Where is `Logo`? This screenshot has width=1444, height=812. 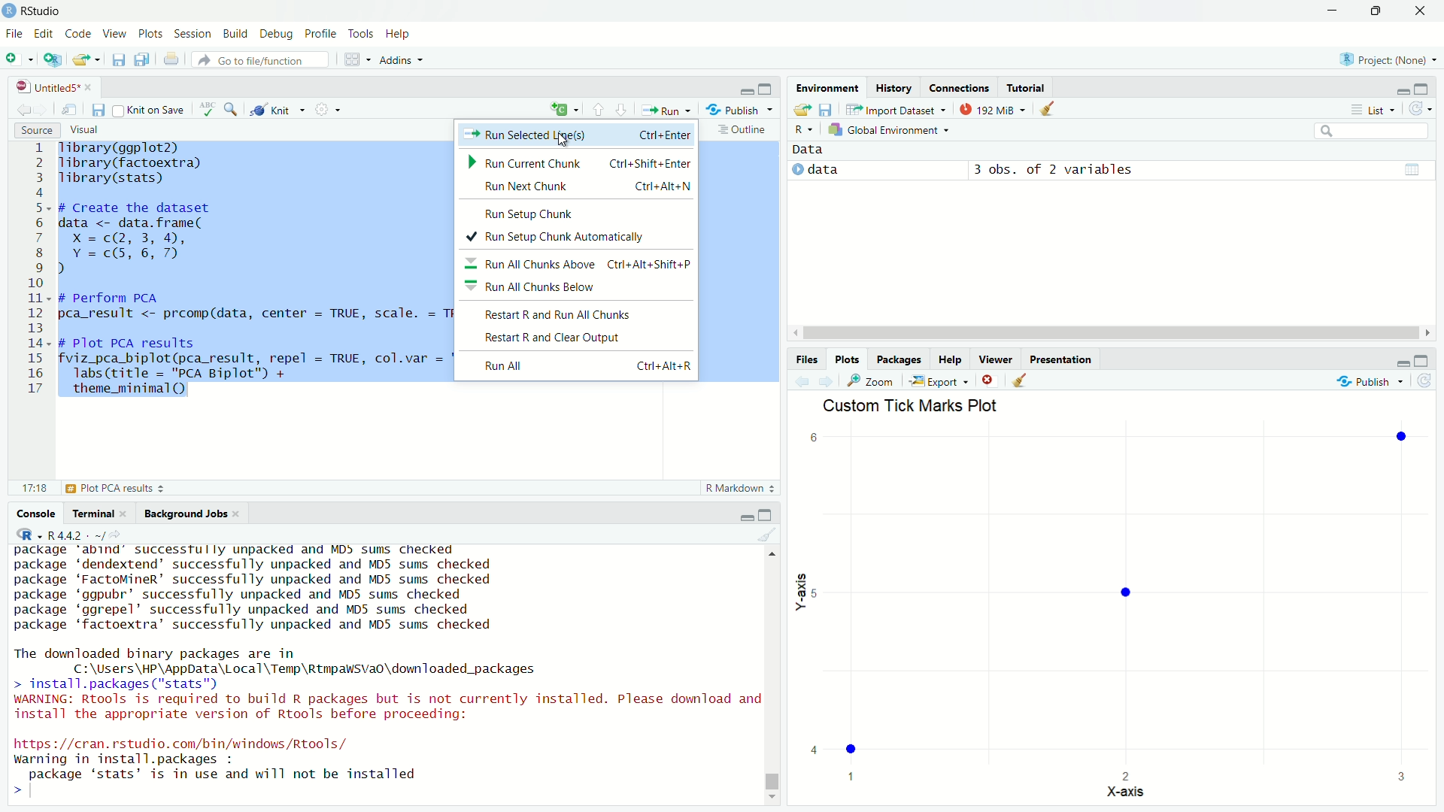
Logo is located at coordinates (10, 11).